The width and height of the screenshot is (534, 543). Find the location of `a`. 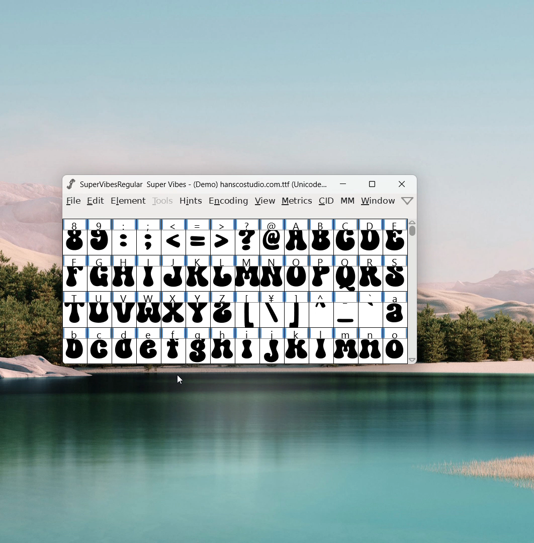

a is located at coordinates (395, 310).